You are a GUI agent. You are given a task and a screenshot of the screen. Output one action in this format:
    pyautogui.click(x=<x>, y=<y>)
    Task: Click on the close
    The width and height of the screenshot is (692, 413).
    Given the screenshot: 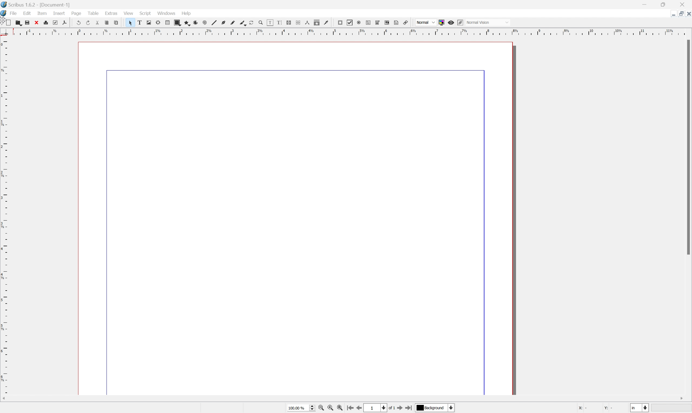 What is the action you would take?
    pyautogui.click(x=688, y=14)
    